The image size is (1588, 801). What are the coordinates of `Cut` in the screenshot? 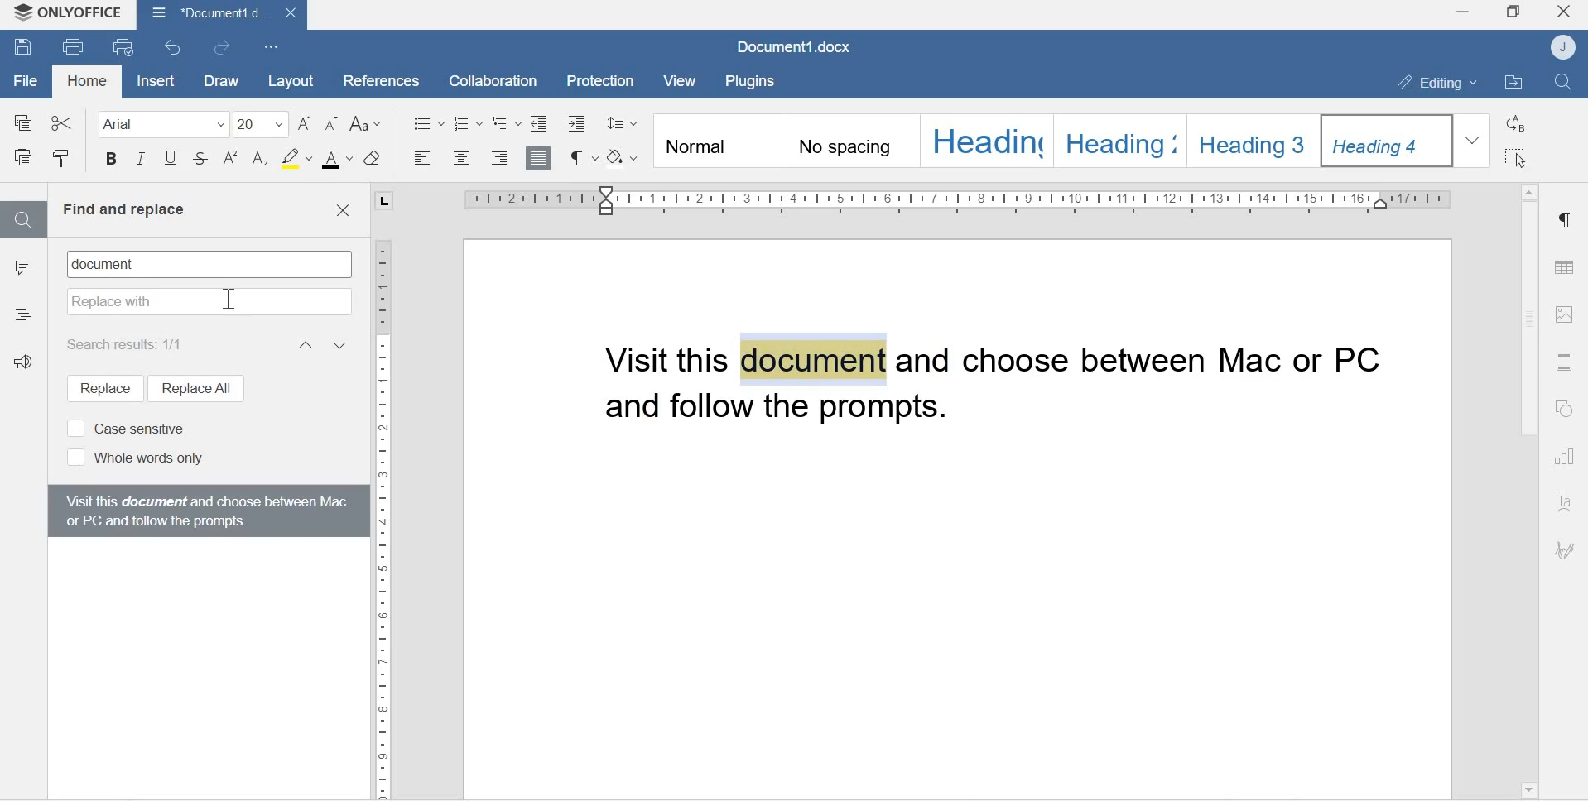 It's located at (61, 120).